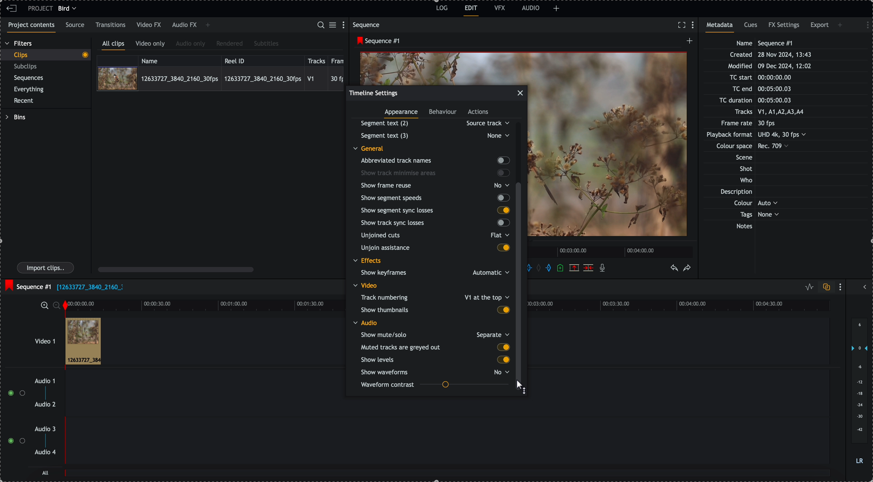 The image size is (873, 482). Describe the element at coordinates (841, 25) in the screenshot. I see `add panel` at that location.